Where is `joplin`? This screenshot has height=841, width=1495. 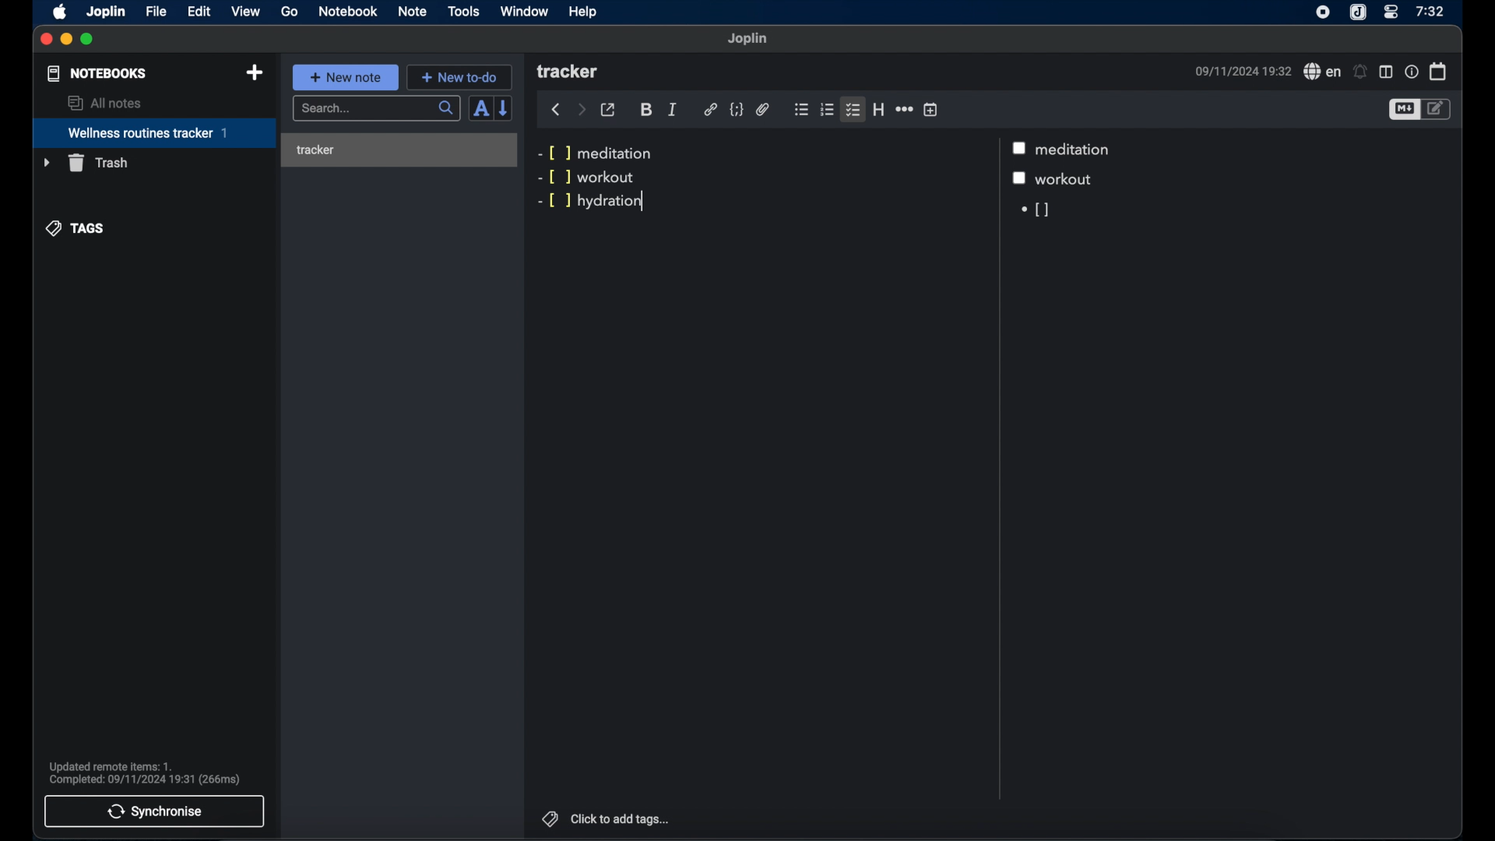
joplin is located at coordinates (107, 12).